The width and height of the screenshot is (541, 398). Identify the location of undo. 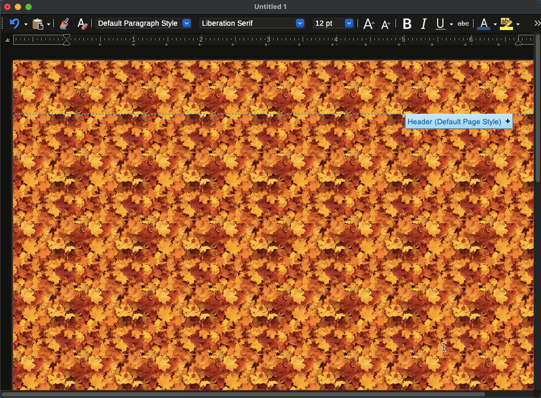
(17, 24).